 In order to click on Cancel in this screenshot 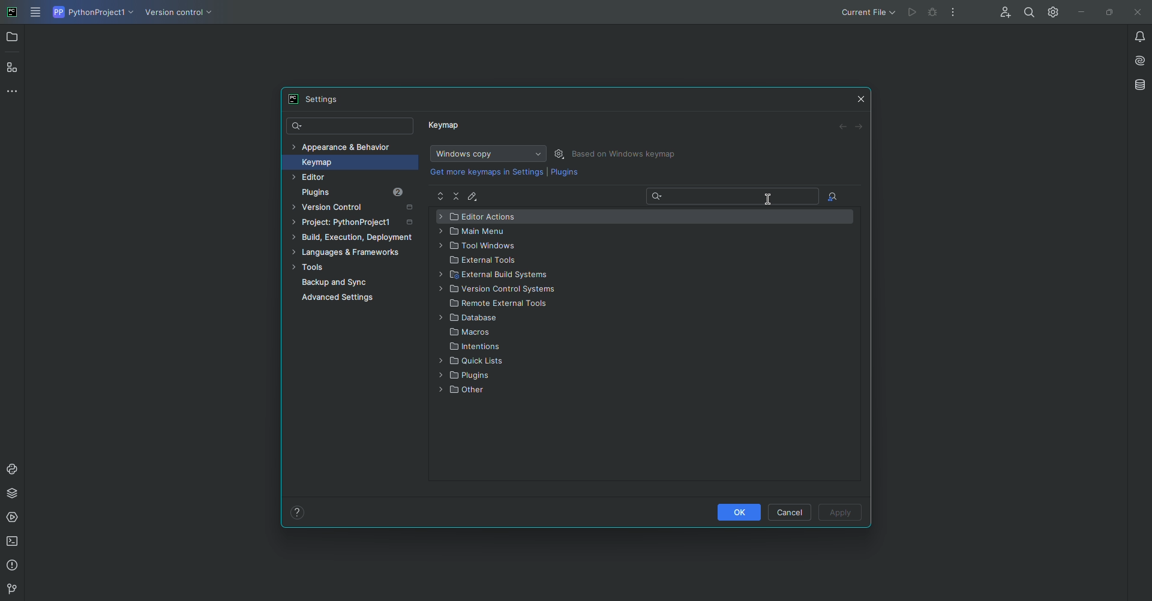, I will do `click(791, 512)`.